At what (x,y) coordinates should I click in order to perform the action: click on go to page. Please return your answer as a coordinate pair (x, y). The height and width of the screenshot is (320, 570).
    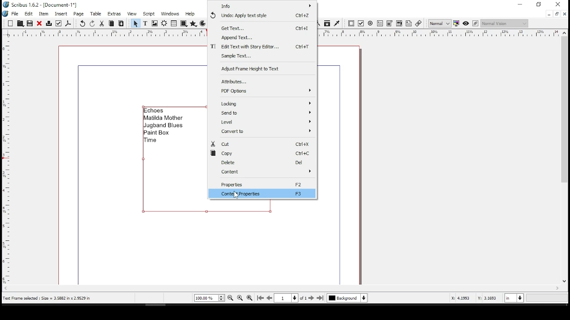
    Looking at the image, I should click on (290, 298).